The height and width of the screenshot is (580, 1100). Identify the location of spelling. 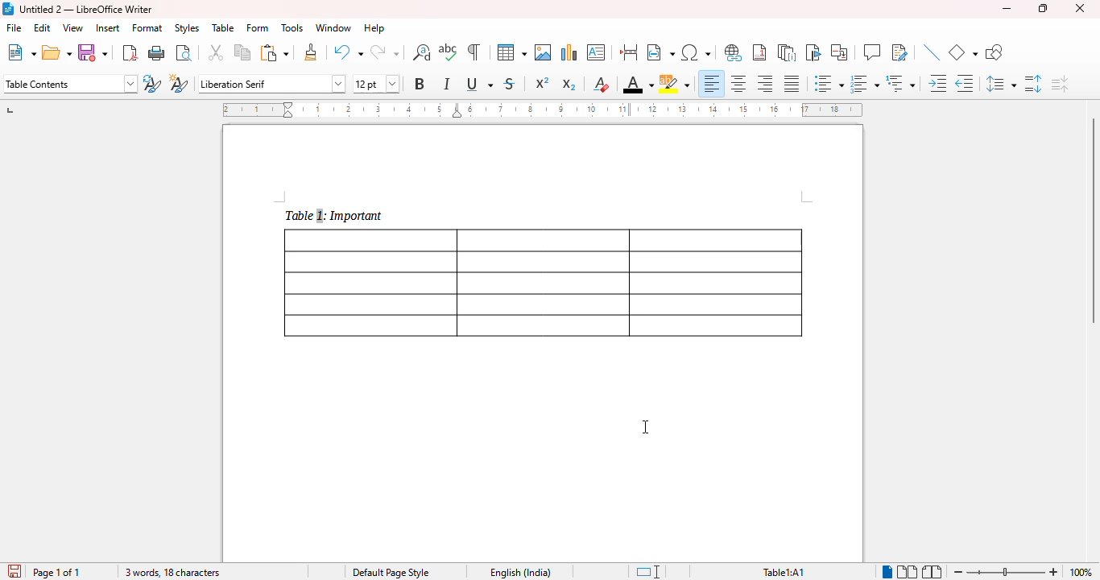
(448, 52).